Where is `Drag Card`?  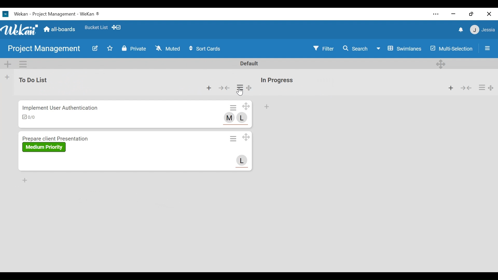 Drag Card is located at coordinates (246, 137).